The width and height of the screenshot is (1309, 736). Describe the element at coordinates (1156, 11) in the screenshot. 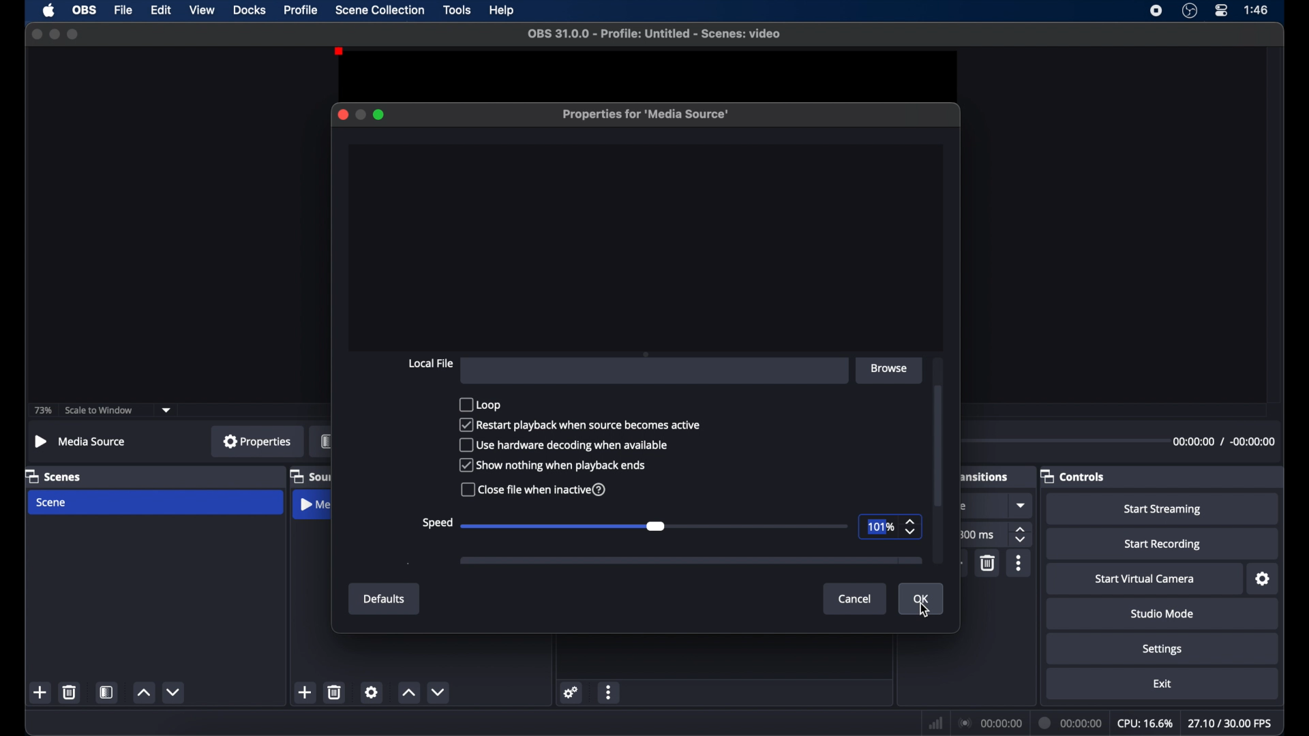

I see `screen recorder icon` at that location.